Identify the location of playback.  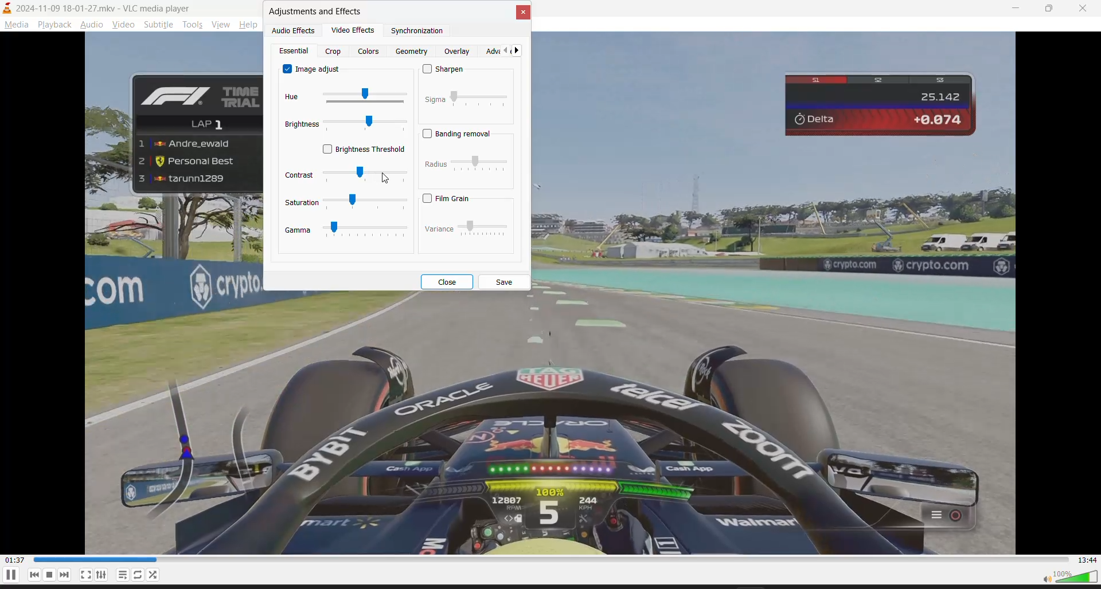
(56, 25).